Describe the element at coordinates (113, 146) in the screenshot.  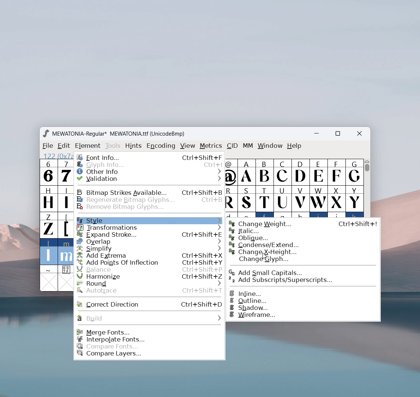
I see `tools` at that location.